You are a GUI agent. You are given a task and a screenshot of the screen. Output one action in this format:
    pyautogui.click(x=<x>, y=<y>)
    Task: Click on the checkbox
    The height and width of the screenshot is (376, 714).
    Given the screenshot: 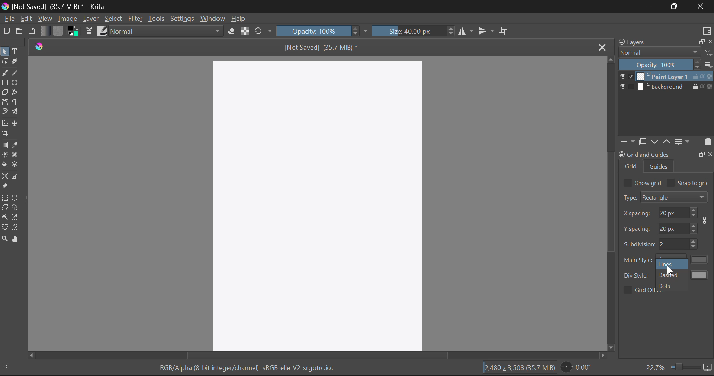 What is the action you would take?
    pyautogui.click(x=627, y=182)
    